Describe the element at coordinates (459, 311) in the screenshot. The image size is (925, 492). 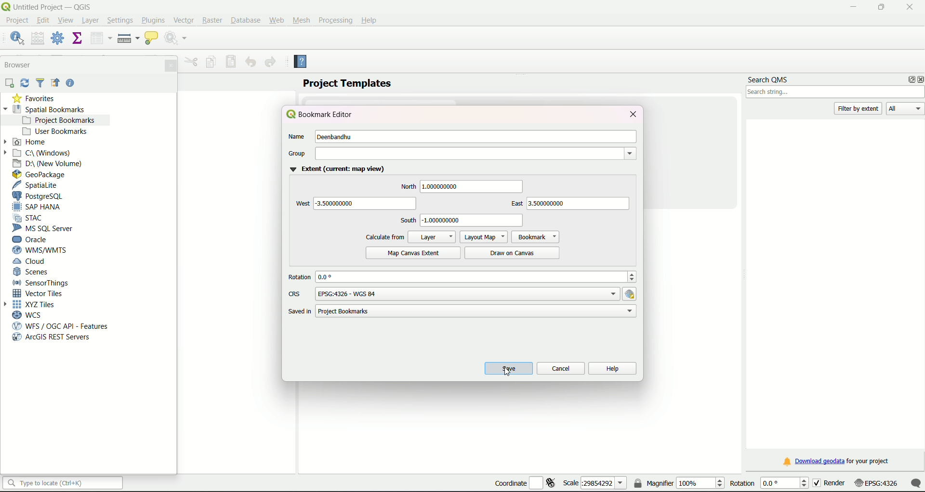
I see `path` at that location.